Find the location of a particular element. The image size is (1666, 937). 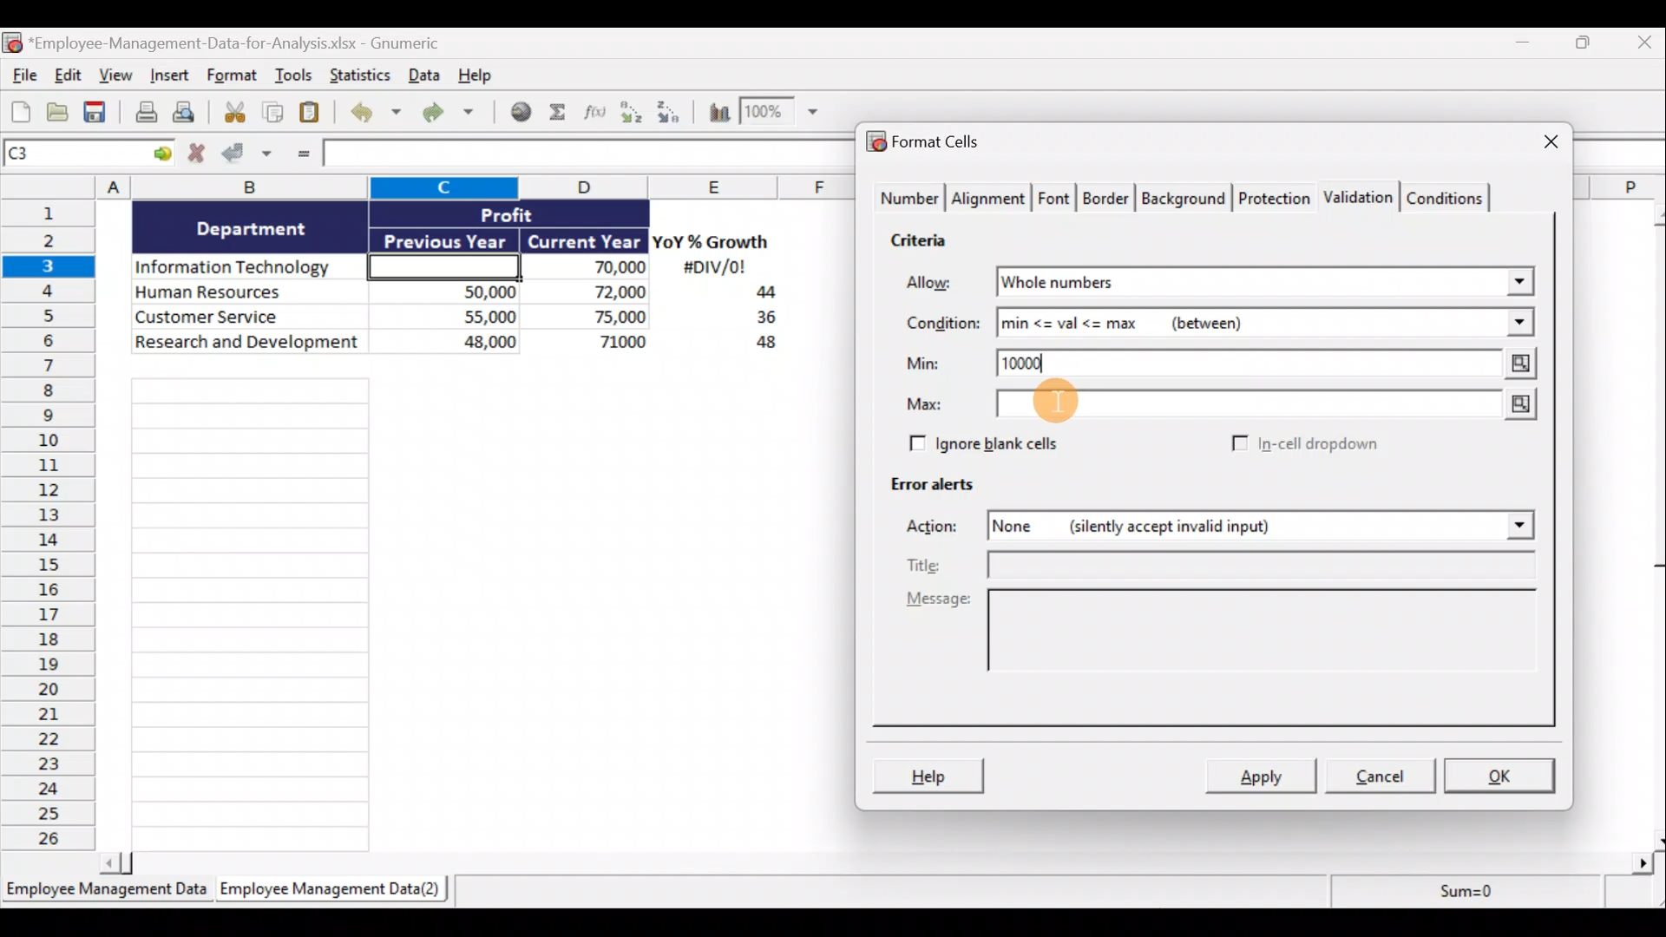

44 is located at coordinates (756, 294).